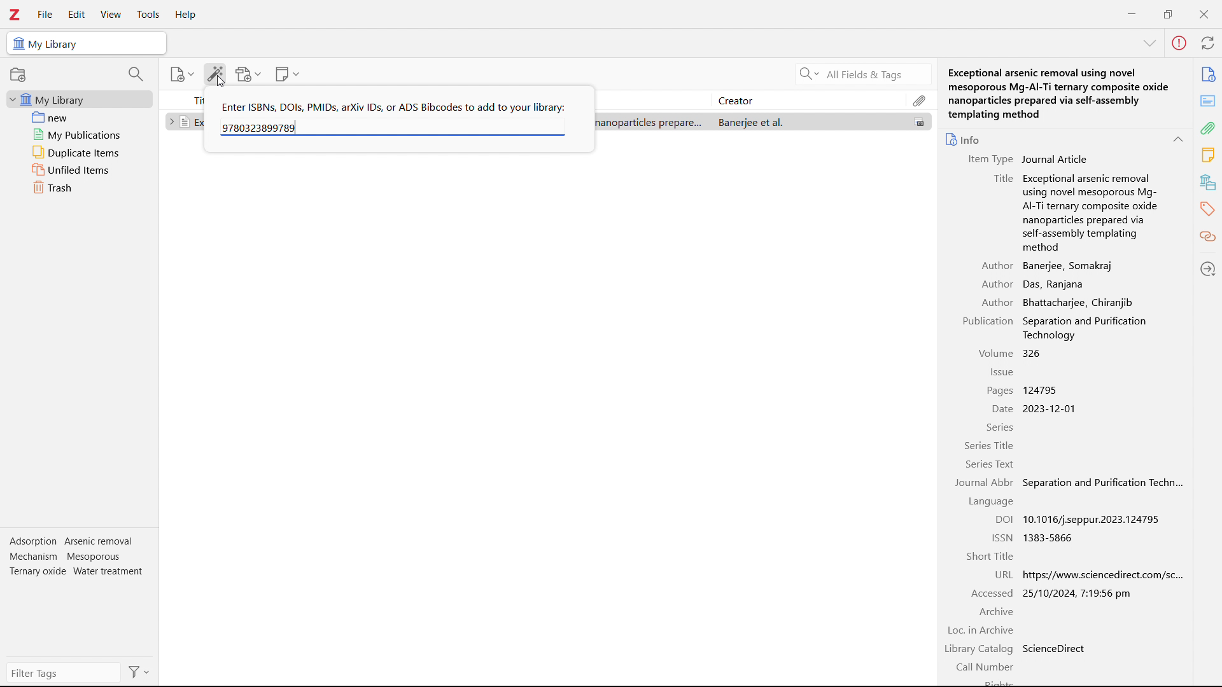 The height and width of the screenshot is (687, 1222). What do you see at coordinates (997, 284) in the screenshot?
I see `author` at bounding box center [997, 284].